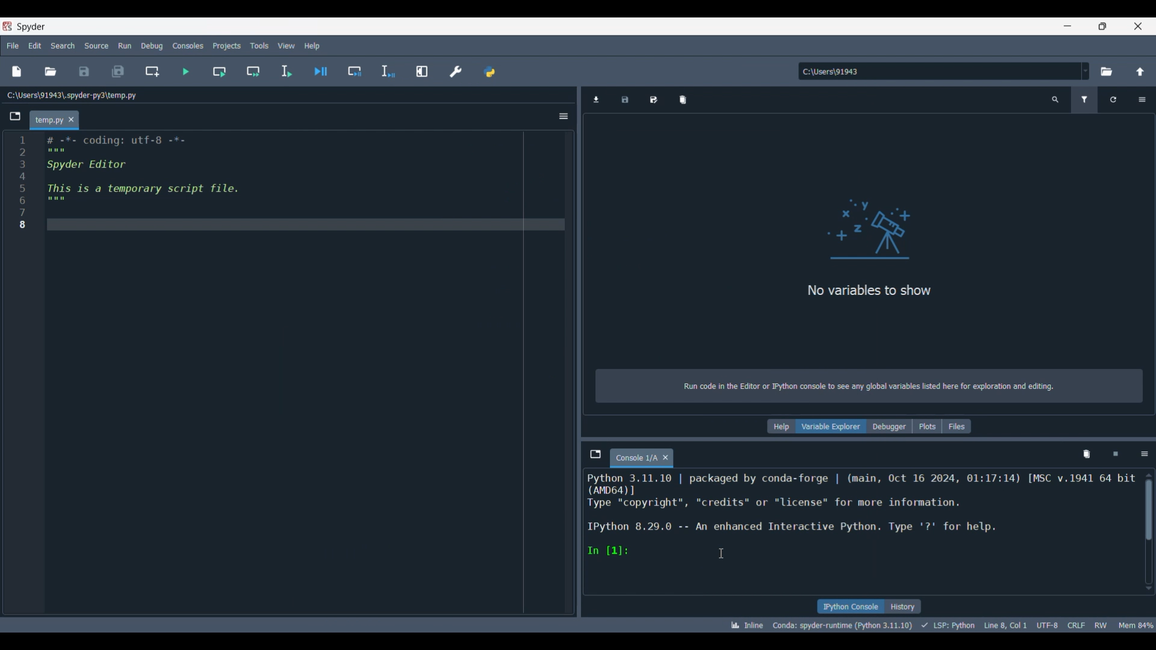 Image resolution: width=1156 pixels, height=650 pixels. Describe the element at coordinates (185, 72) in the screenshot. I see `Run file` at that location.